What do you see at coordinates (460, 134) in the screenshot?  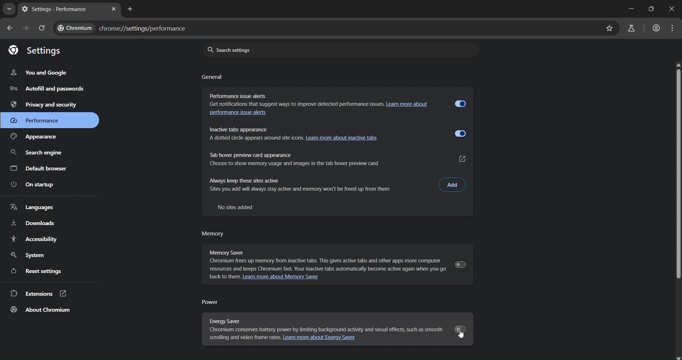 I see `toggle button` at bounding box center [460, 134].